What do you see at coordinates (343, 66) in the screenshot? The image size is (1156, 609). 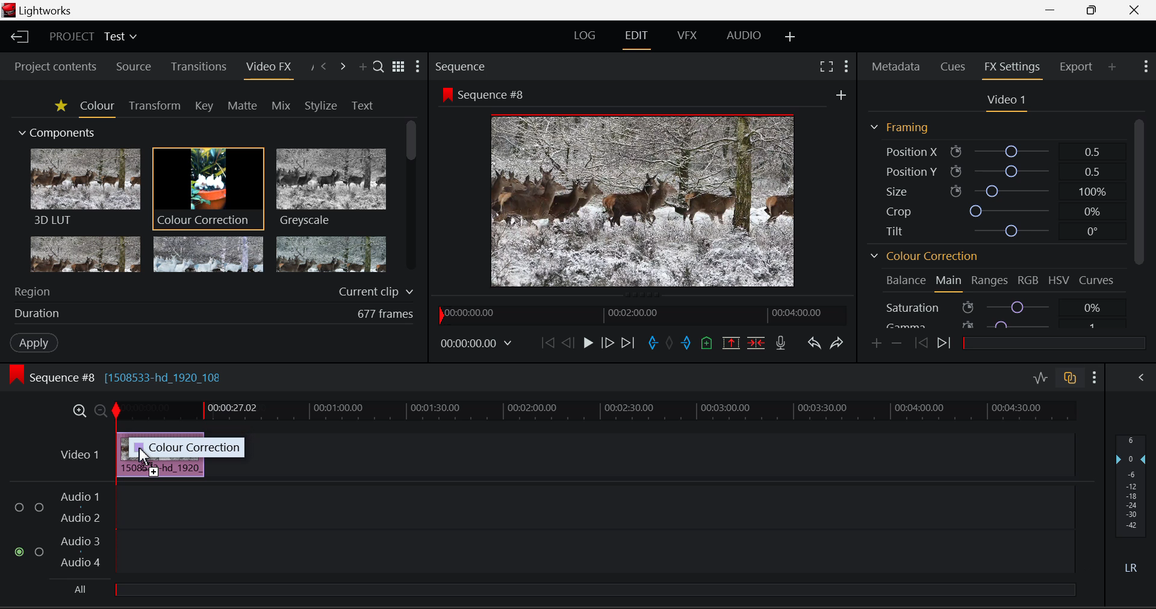 I see `Next Panel` at bounding box center [343, 66].